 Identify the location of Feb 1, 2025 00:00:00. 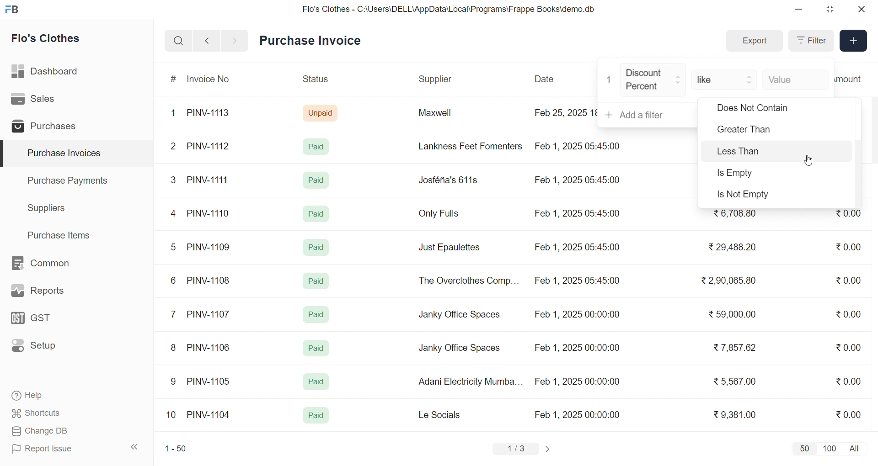
(576, 346).